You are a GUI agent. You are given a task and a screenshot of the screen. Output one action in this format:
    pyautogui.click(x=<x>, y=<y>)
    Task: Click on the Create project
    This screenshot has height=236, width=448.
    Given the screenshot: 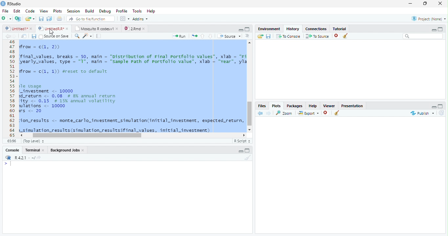 What is the action you would take?
    pyautogui.click(x=18, y=19)
    